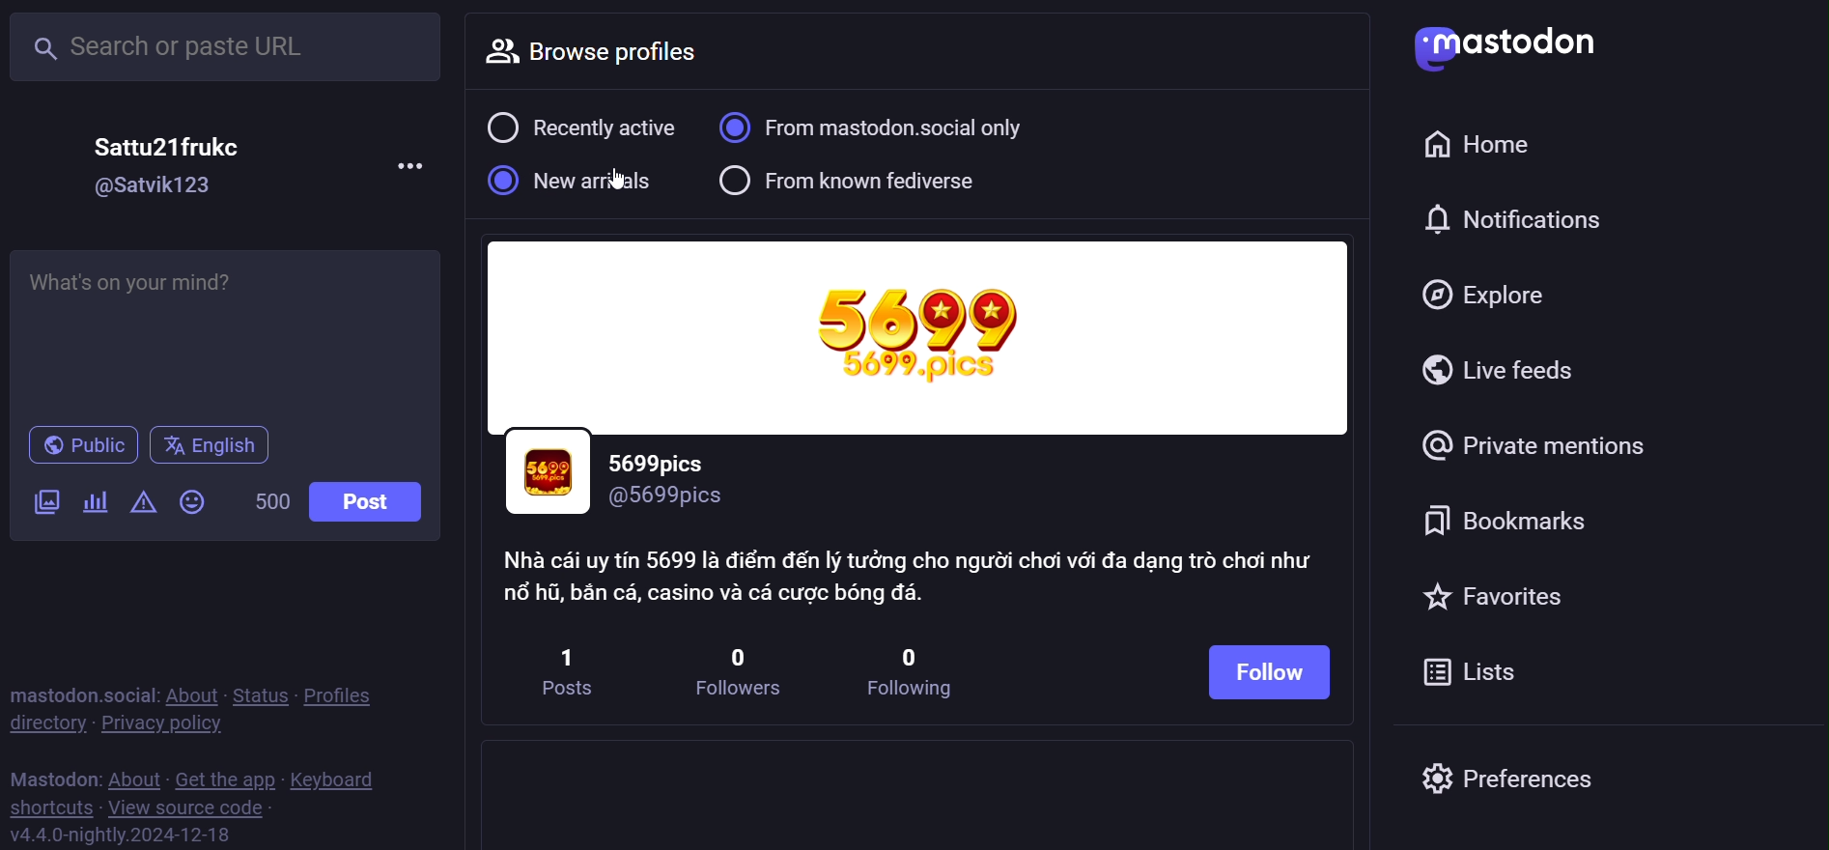 The height and width of the screenshot is (850, 1829). I want to click on english, so click(211, 446).